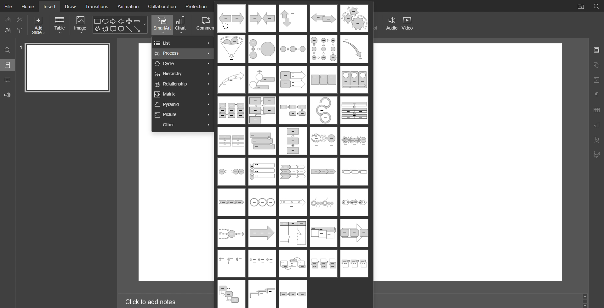  What do you see at coordinates (120, 25) in the screenshot?
I see `Shape Menu` at bounding box center [120, 25].